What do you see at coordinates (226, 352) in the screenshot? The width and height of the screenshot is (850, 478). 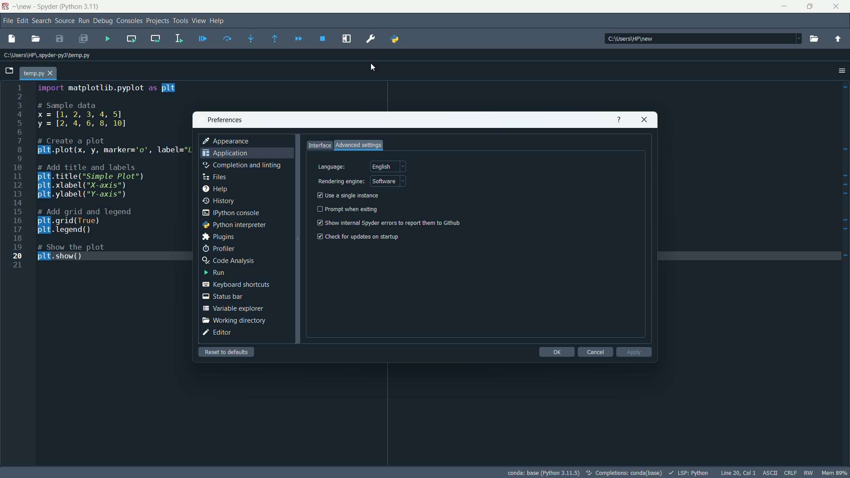 I see `reset to default` at bounding box center [226, 352].